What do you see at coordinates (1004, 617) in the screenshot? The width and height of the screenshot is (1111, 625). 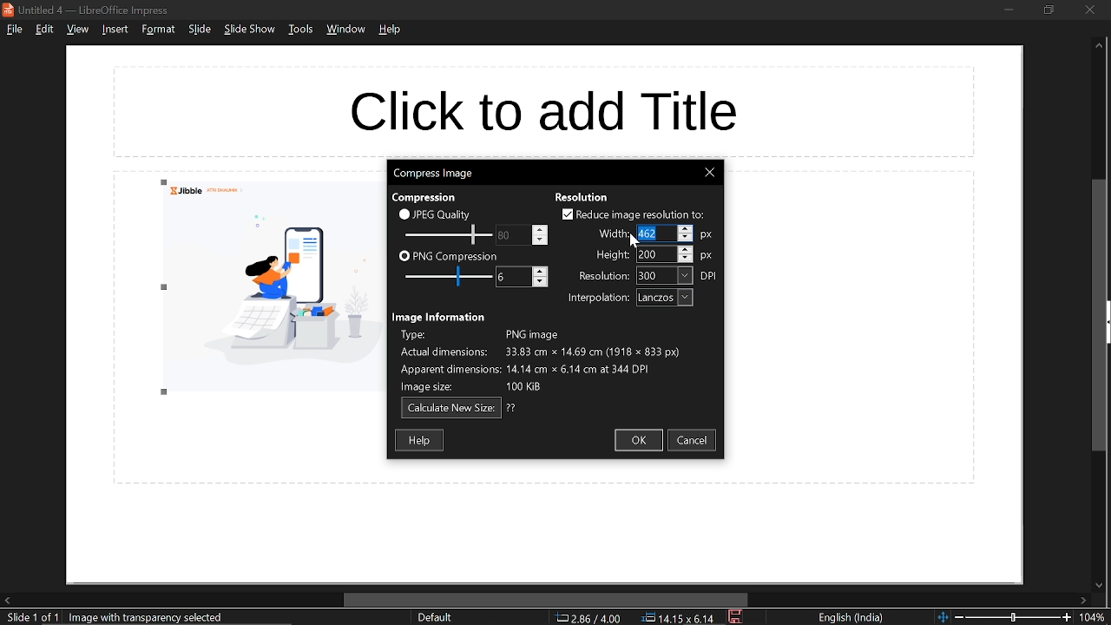 I see `change zoom` at bounding box center [1004, 617].